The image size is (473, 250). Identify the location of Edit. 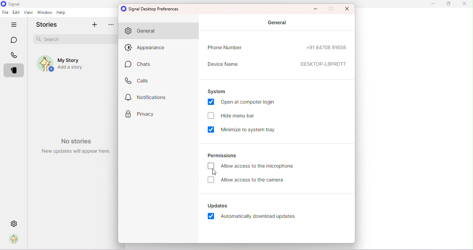
(17, 13).